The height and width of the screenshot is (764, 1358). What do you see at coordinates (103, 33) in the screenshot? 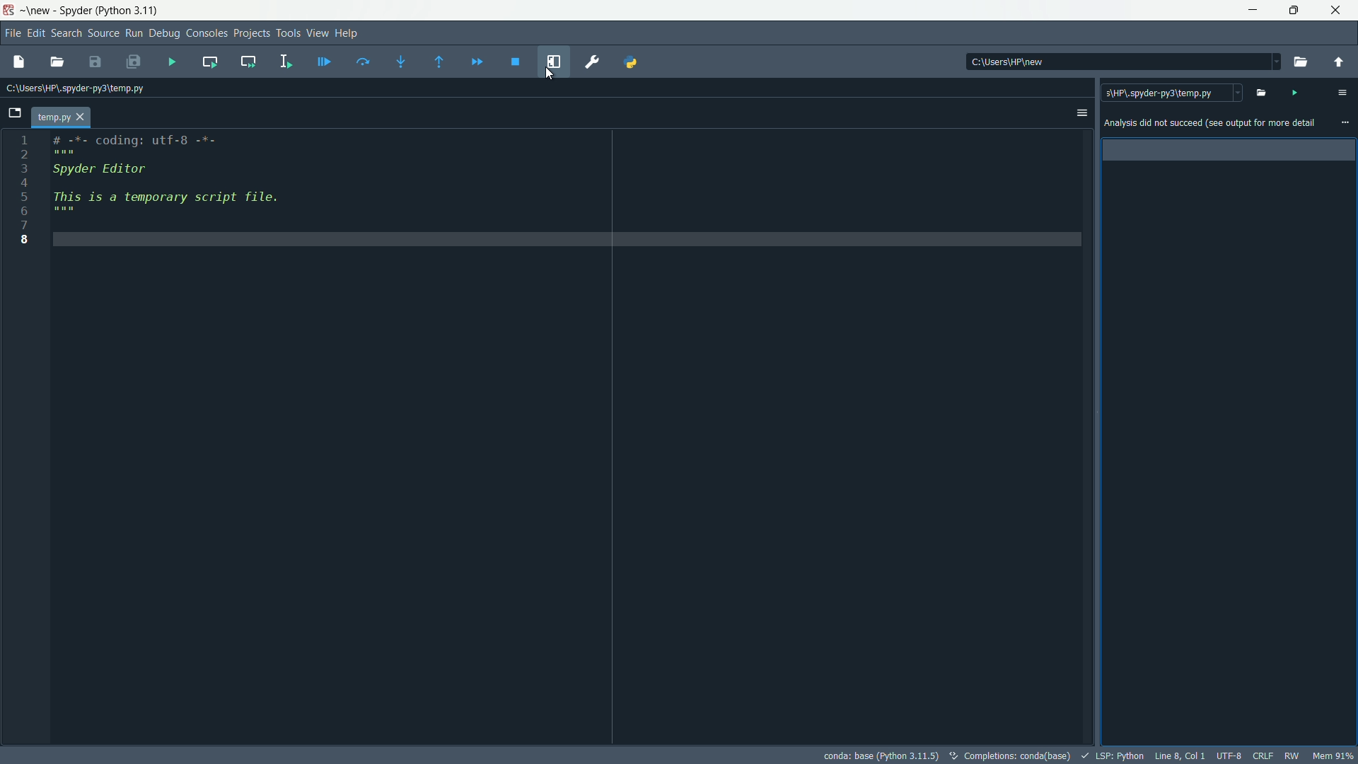
I see `source menu` at bounding box center [103, 33].